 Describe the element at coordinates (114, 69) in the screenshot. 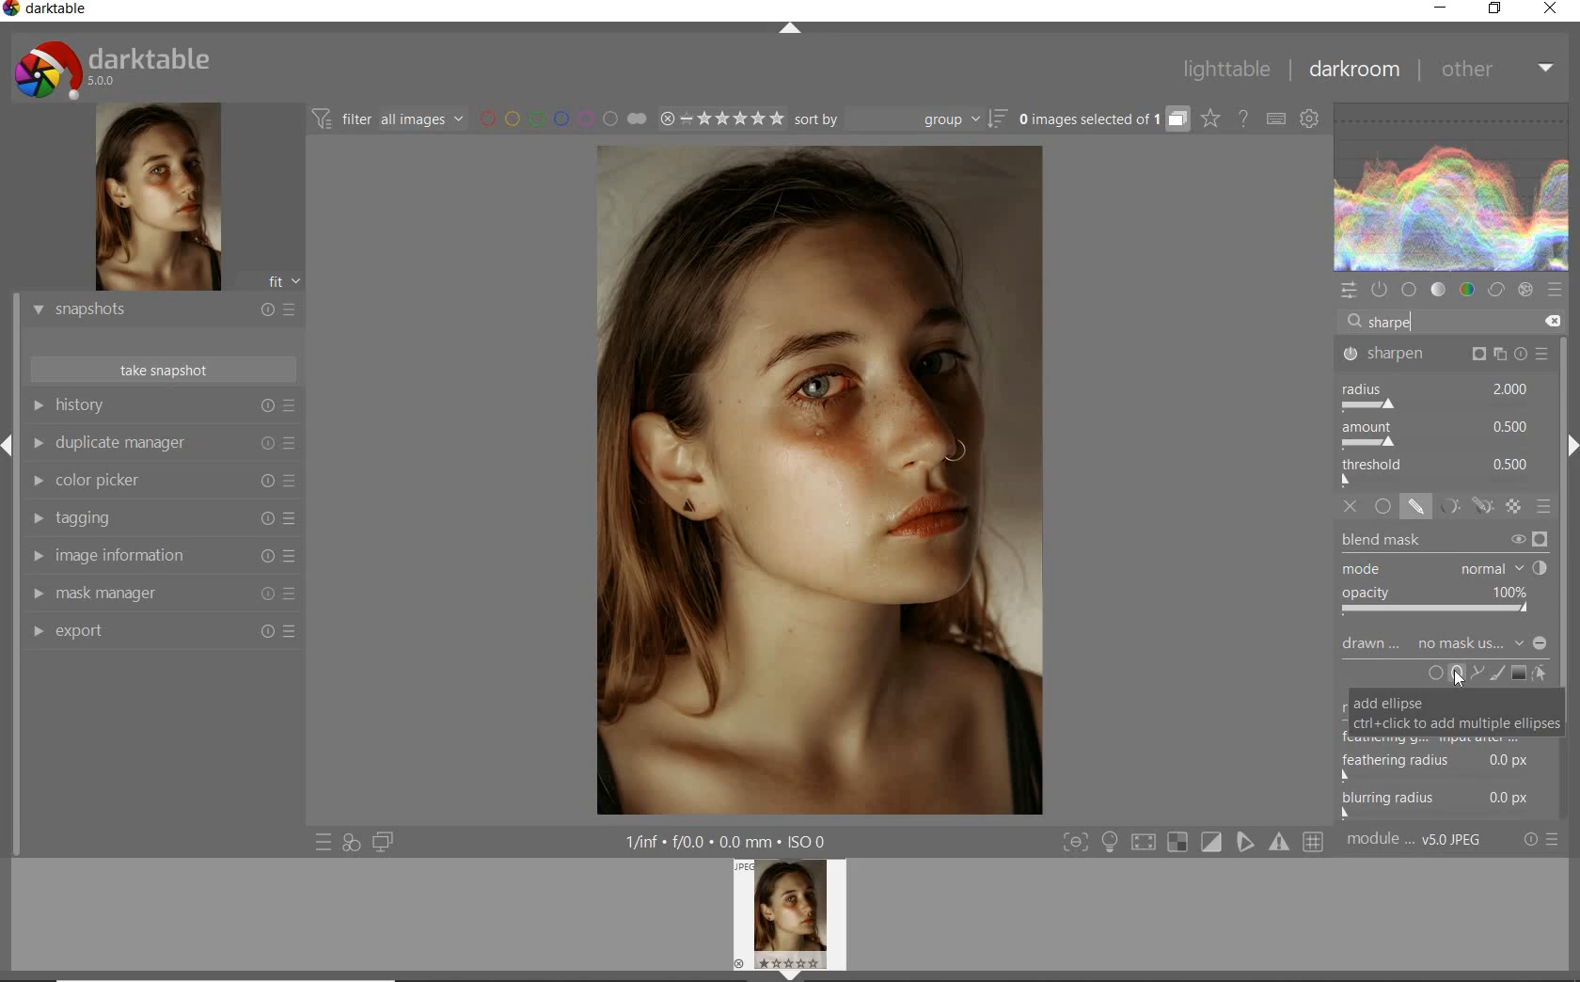

I see `system logo` at that location.